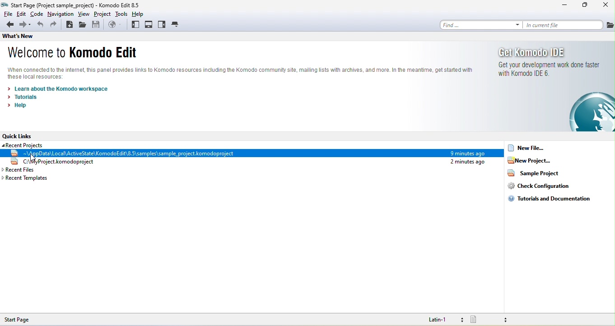  What do you see at coordinates (481, 24) in the screenshot?
I see `find` at bounding box center [481, 24].